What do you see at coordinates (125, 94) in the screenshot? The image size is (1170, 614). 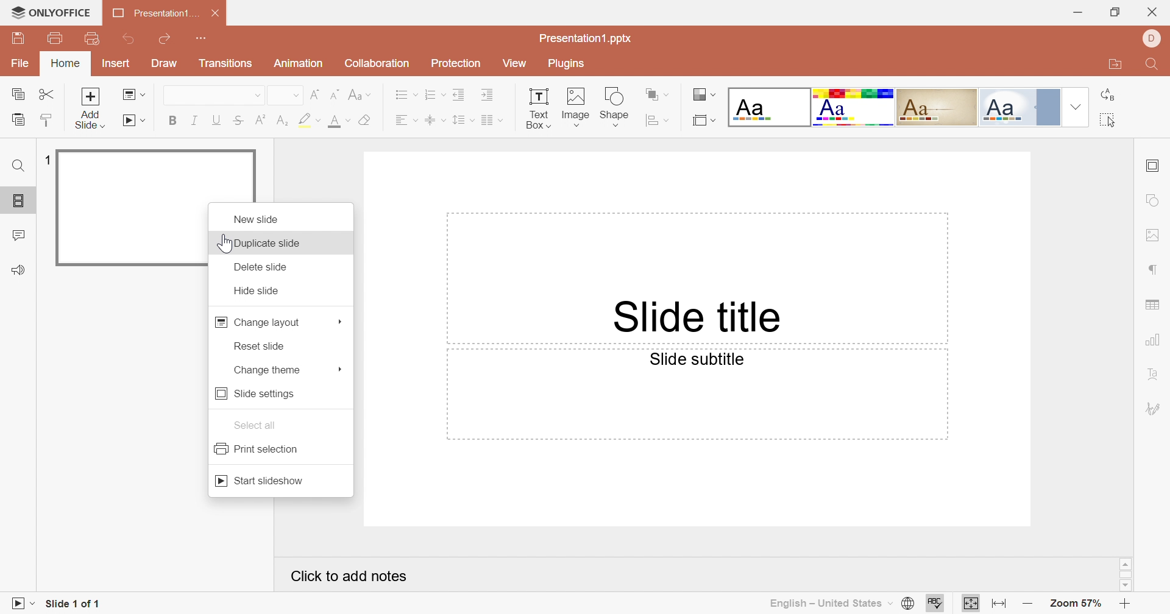 I see `Change slide layout` at bounding box center [125, 94].